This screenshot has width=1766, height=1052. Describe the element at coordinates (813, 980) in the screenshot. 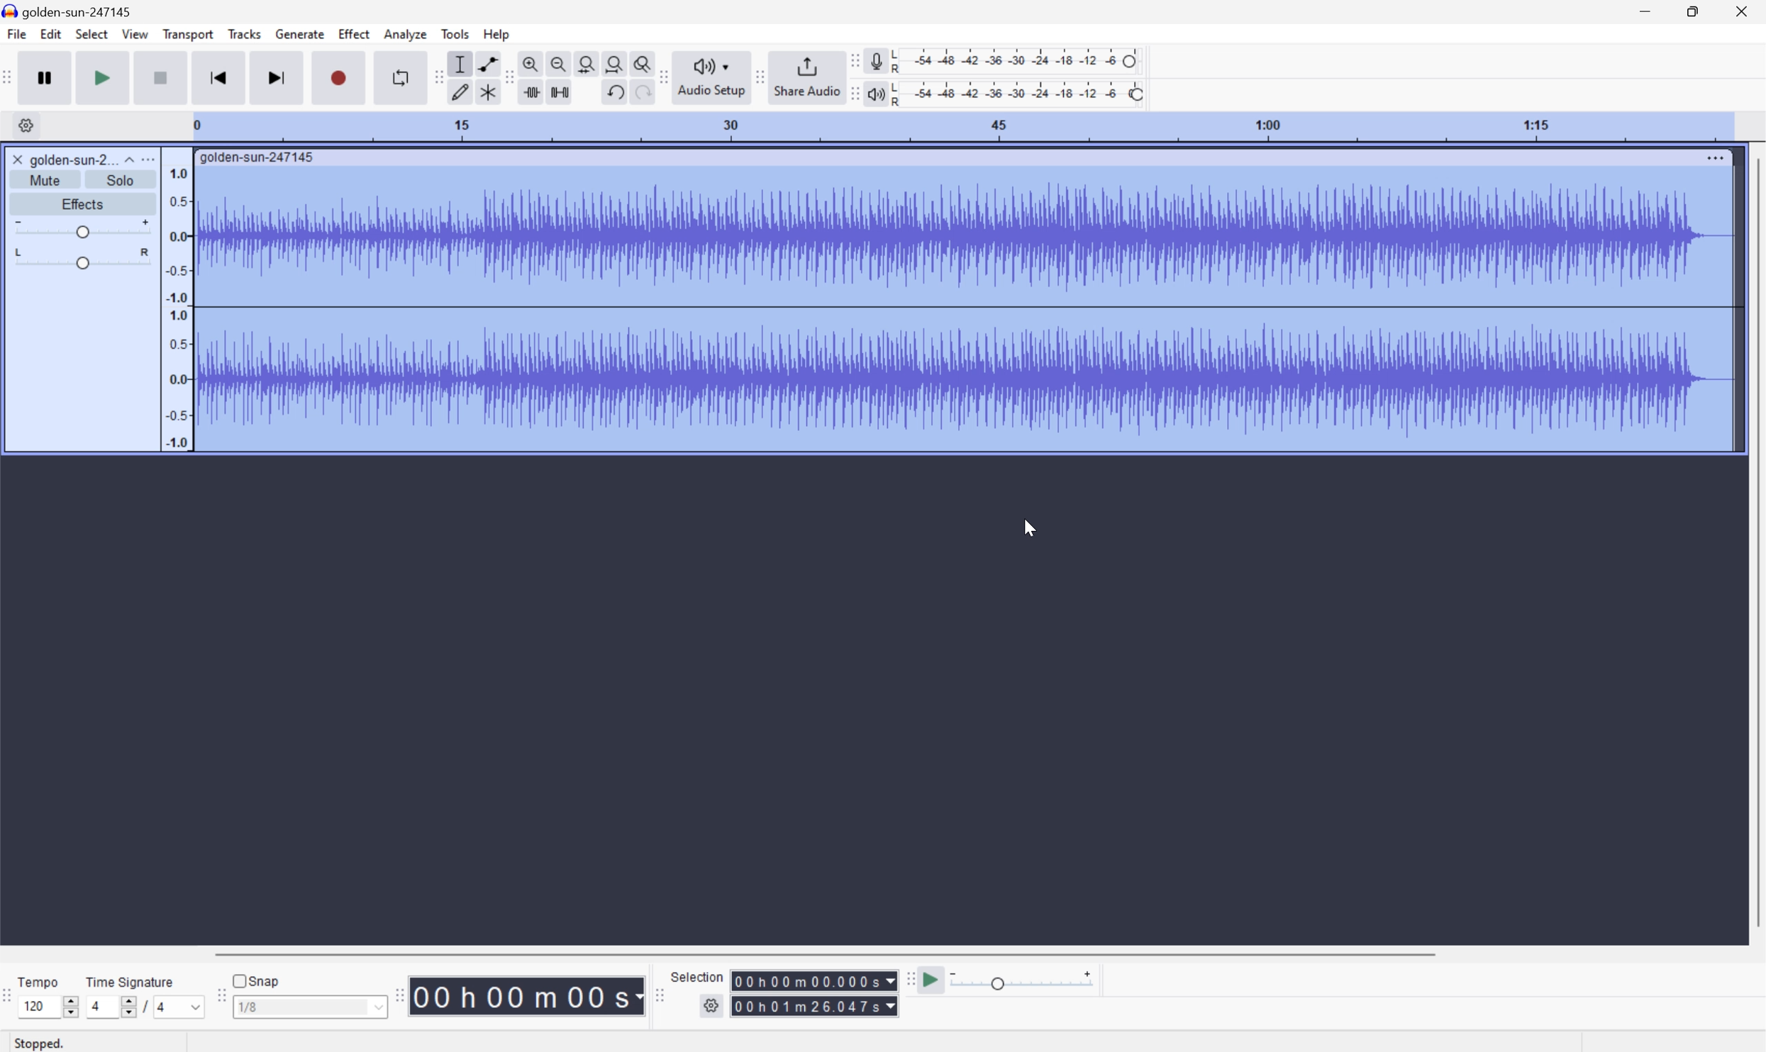

I see `Selection` at that location.